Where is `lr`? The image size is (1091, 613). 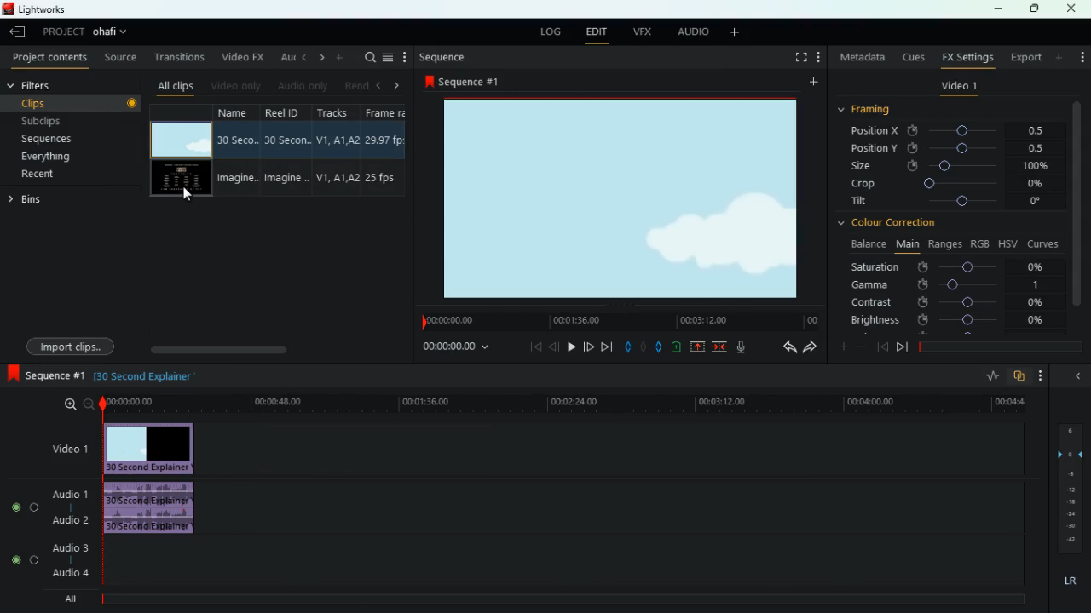 lr is located at coordinates (1069, 581).